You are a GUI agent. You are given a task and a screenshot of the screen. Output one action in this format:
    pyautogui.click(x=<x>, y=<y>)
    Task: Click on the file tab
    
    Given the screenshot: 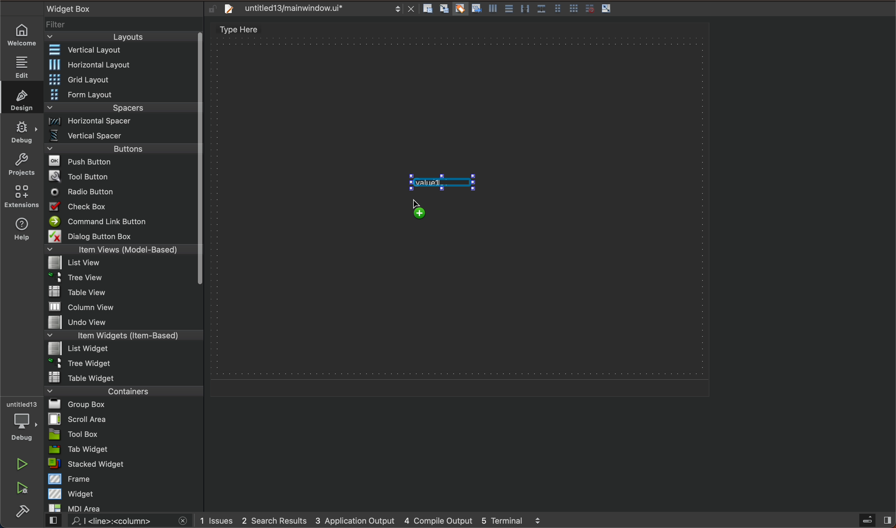 What is the action you would take?
    pyautogui.click(x=317, y=9)
    